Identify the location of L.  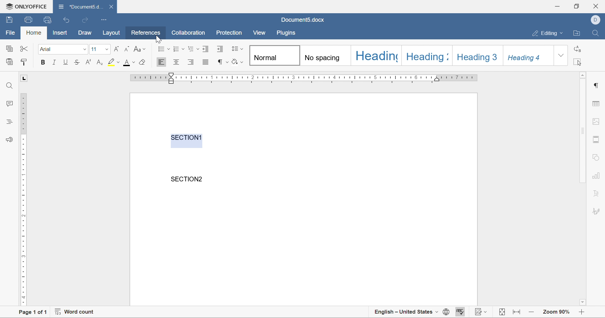
(25, 78).